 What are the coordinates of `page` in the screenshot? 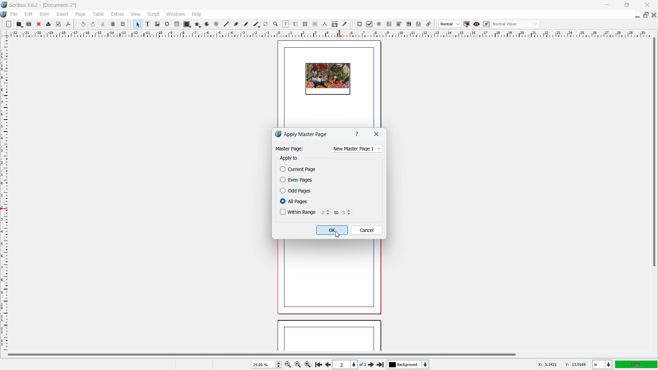 It's located at (81, 14).